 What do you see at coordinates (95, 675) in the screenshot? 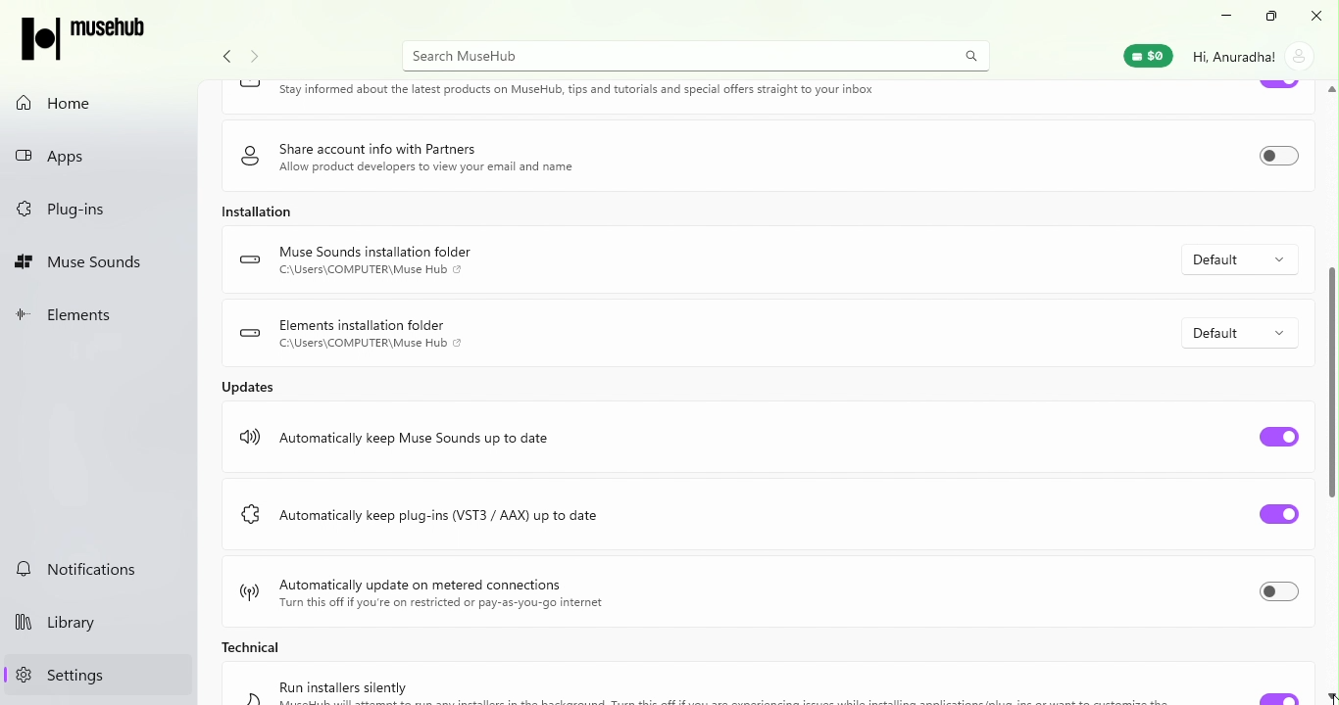
I see `Settings` at bounding box center [95, 675].